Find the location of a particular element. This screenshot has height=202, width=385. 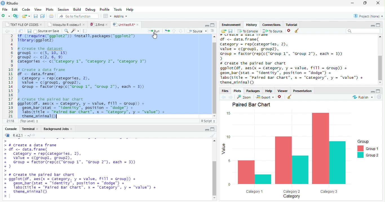

go to previous section is located at coordinates (174, 31).